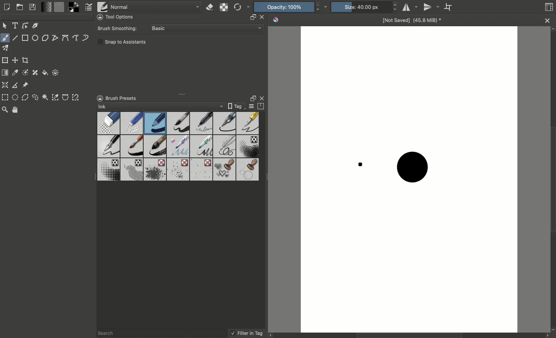  Describe the element at coordinates (36, 73) in the screenshot. I see `Smart patch` at that location.